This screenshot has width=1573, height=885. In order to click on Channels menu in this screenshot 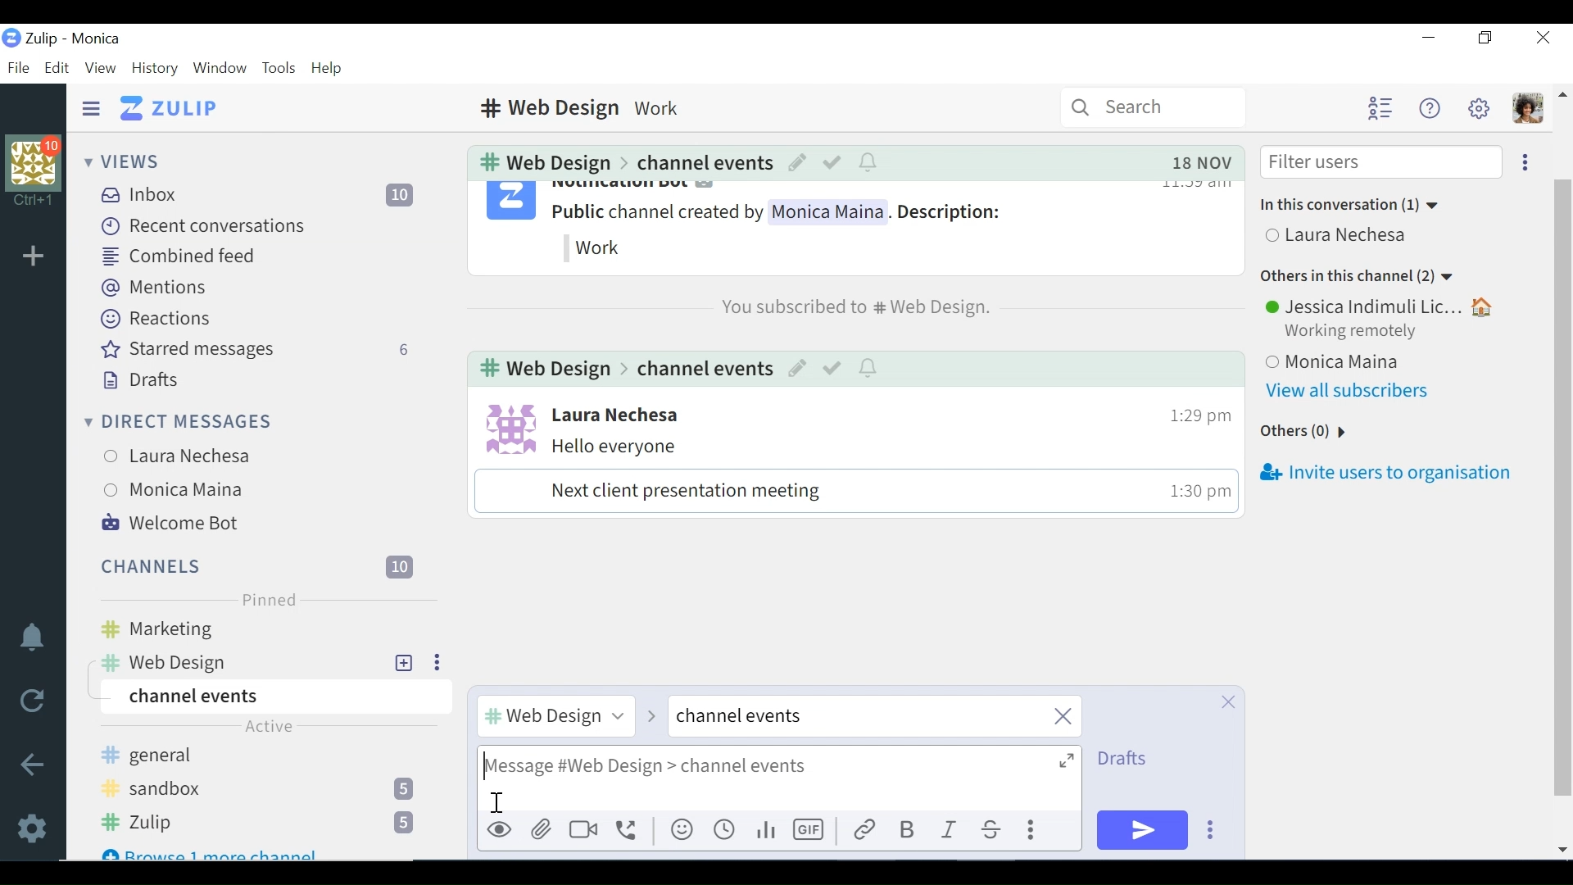, I will do `click(254, 565)`.